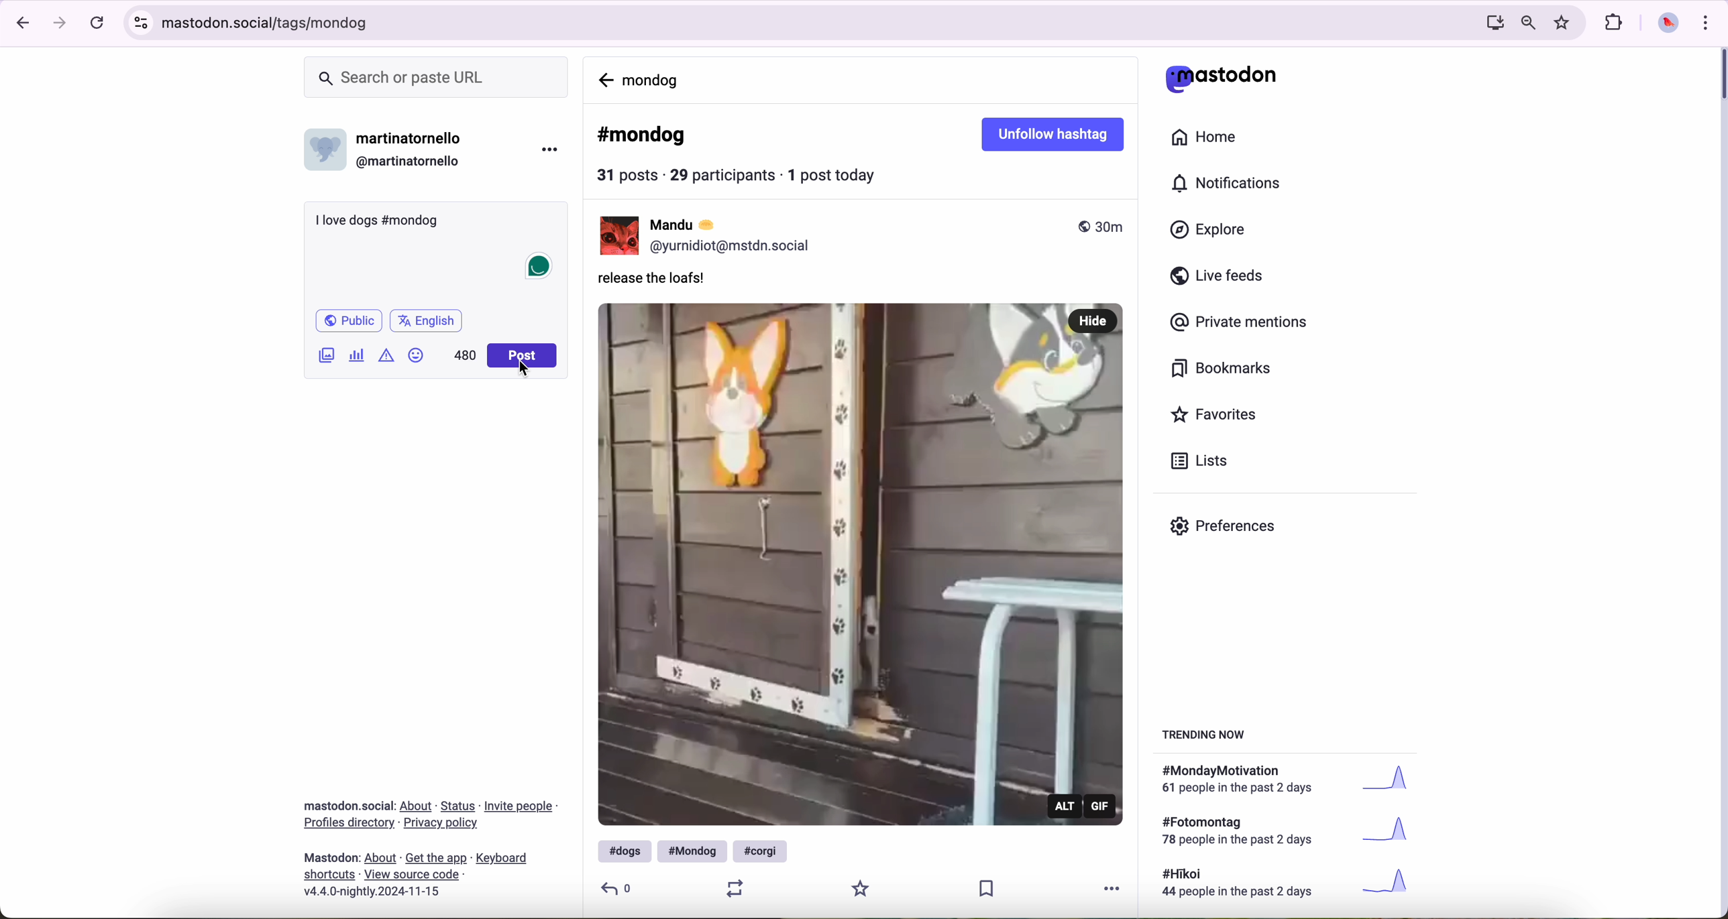 The width and height of the screenshot is (1728, 919). What do you see at coordinates (523, 355) in the screenshot?
I see `post button` at bounding box center [523, 355].